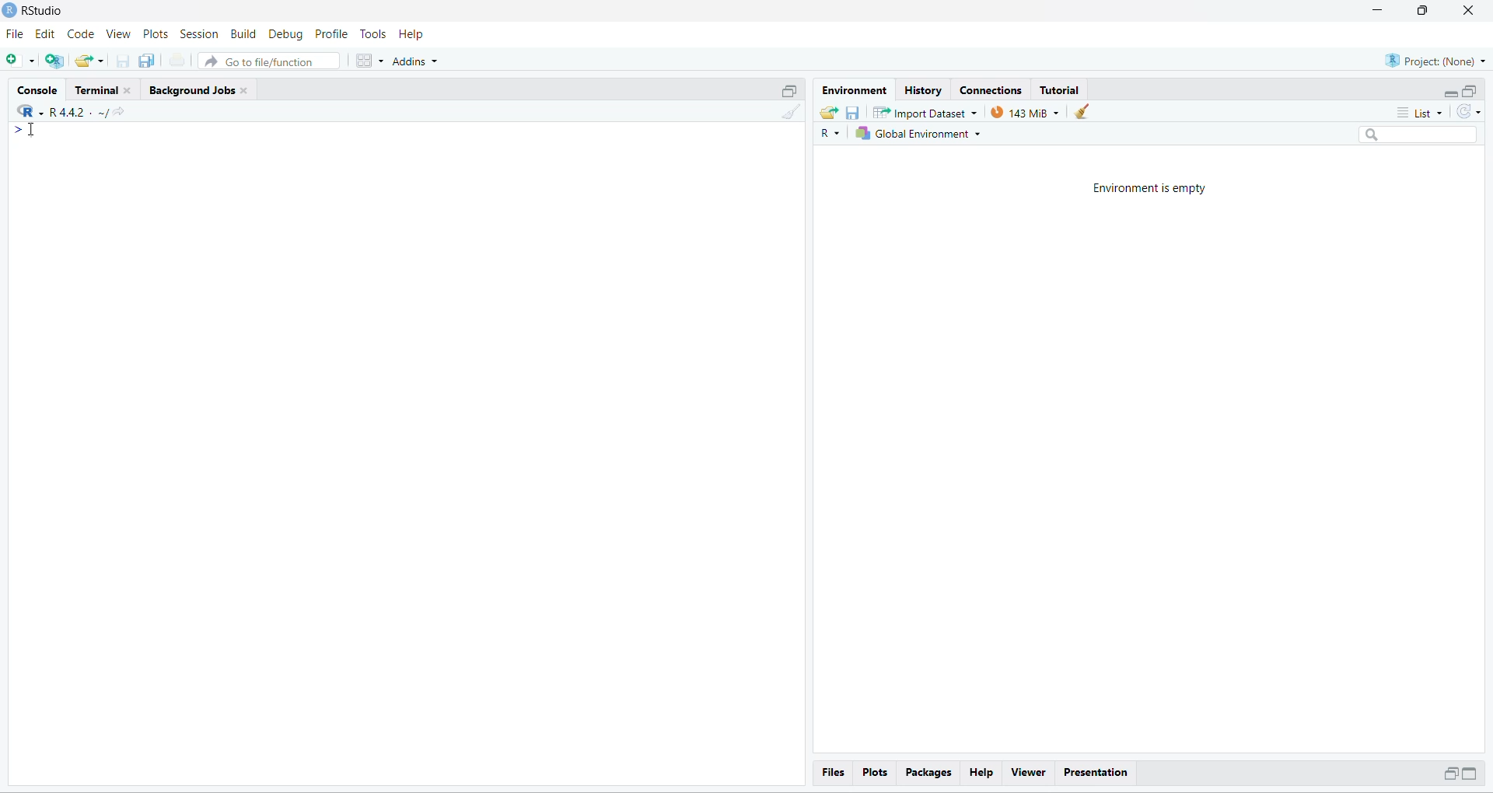 The image size is (1493, 793). I want to click on add file as, so click(22, 61).